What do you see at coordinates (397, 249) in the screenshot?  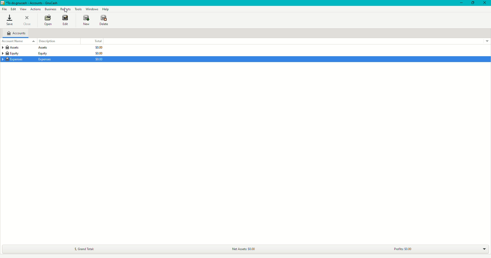 I see `Profits` at bounding box center [397, 249].